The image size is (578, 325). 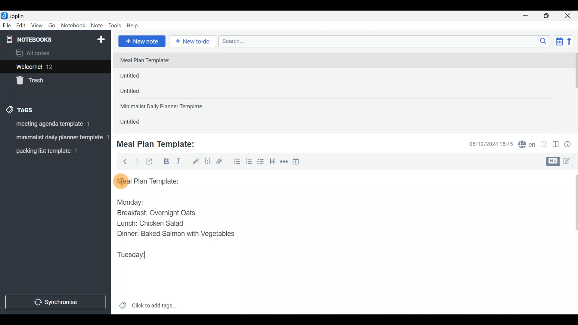 I want to click on Notebooks, so click(x=42, y=39).